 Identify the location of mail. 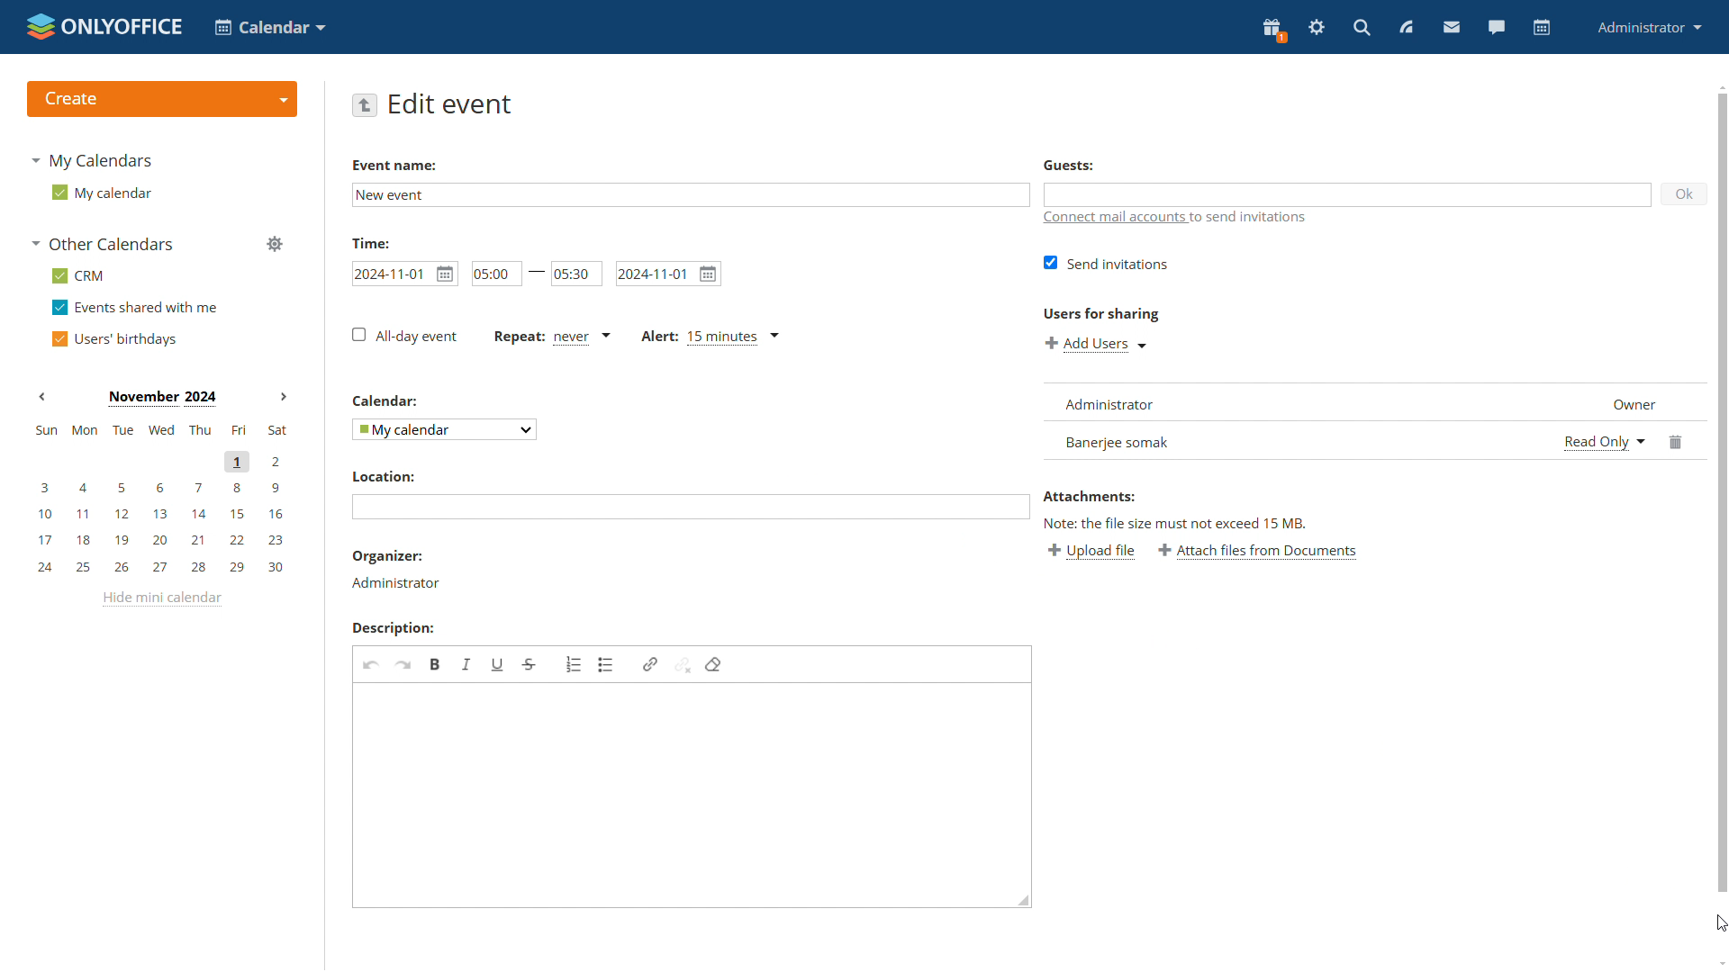
(1450, 27).